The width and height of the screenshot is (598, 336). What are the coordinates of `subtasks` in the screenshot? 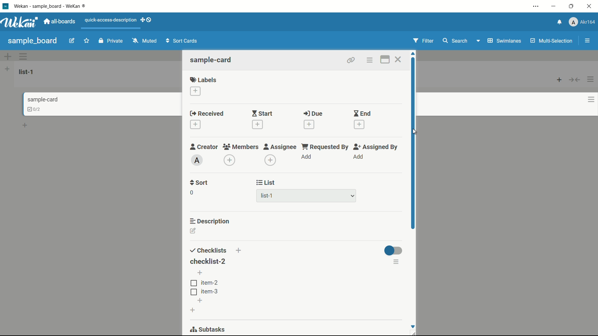 It's located at (208, 329).